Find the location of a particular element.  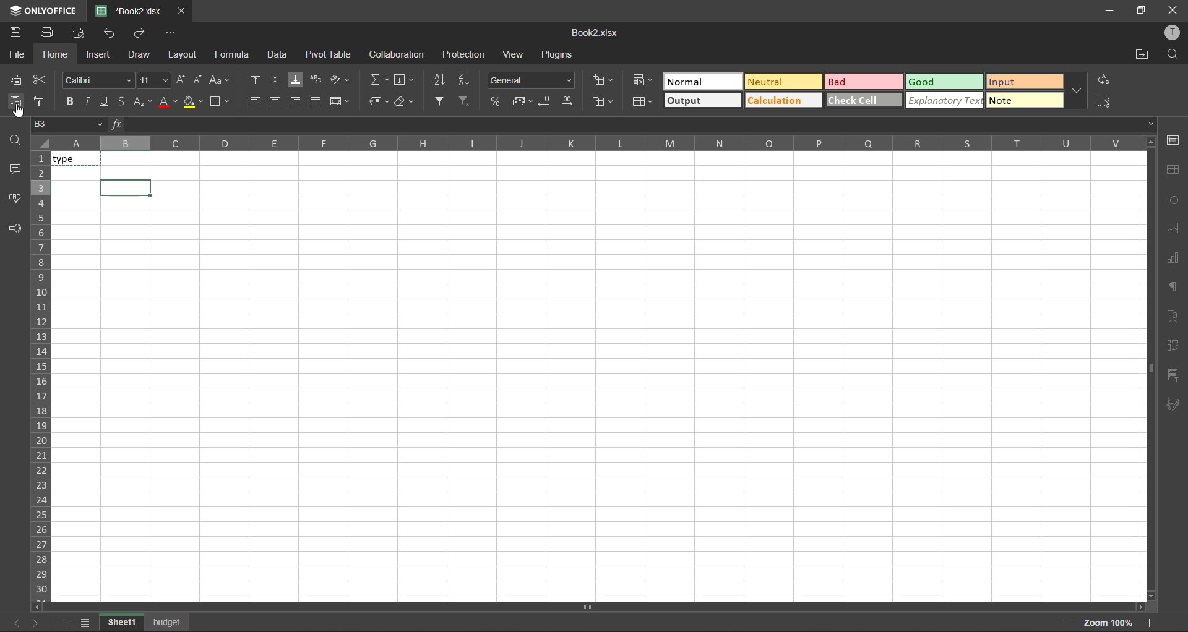

selected cell is located at coordinates (127, 186).